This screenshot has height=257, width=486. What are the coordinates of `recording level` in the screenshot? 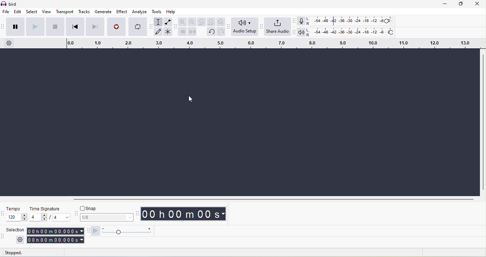 It's located at (352, 21).